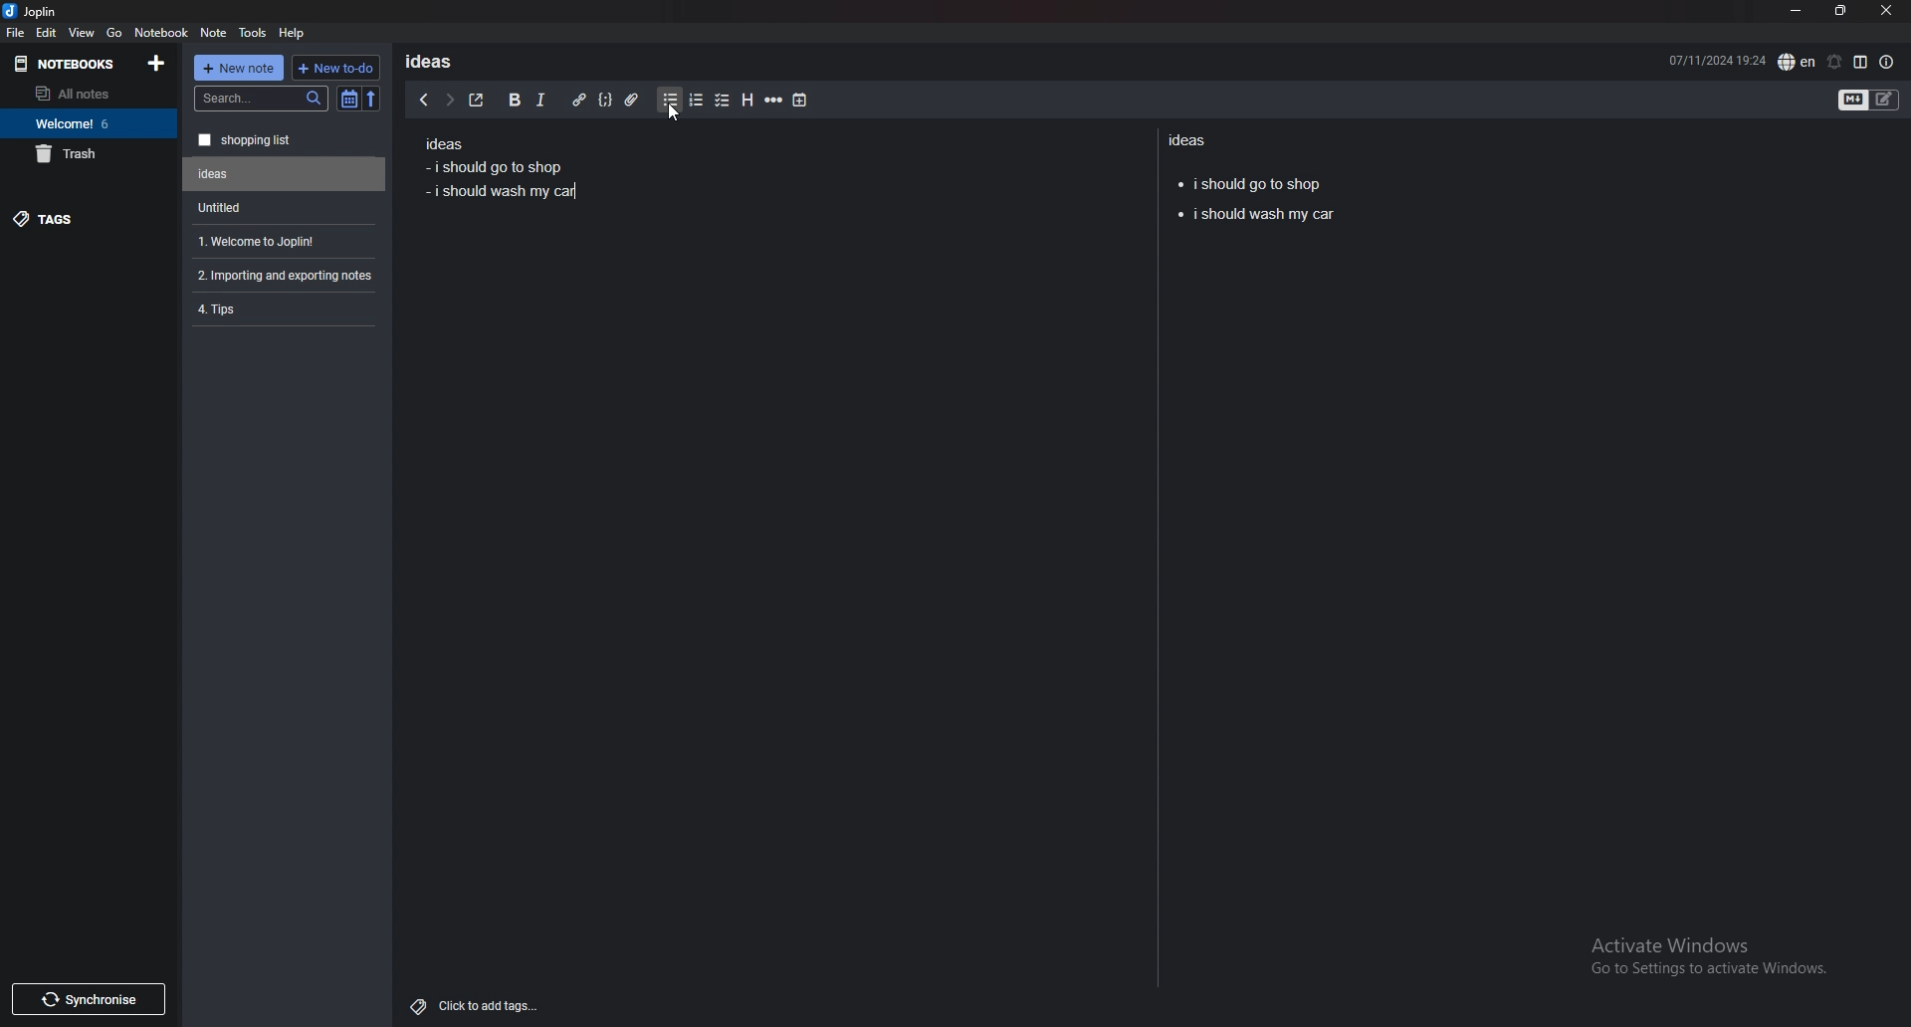 Image resolution: width=1911 pixels, height=1027 pixels. Describe the element at coordinates (85, 94) in the screenshot. I see `all notes` at that location.